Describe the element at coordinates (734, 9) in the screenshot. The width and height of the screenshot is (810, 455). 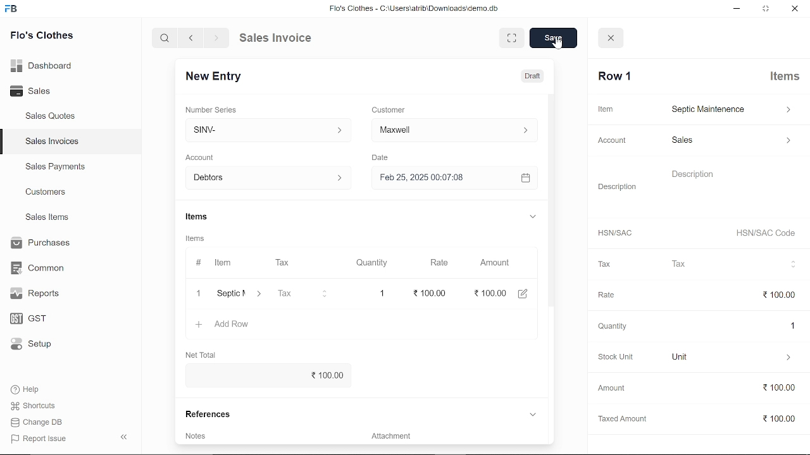
I see `minimize` at that location.